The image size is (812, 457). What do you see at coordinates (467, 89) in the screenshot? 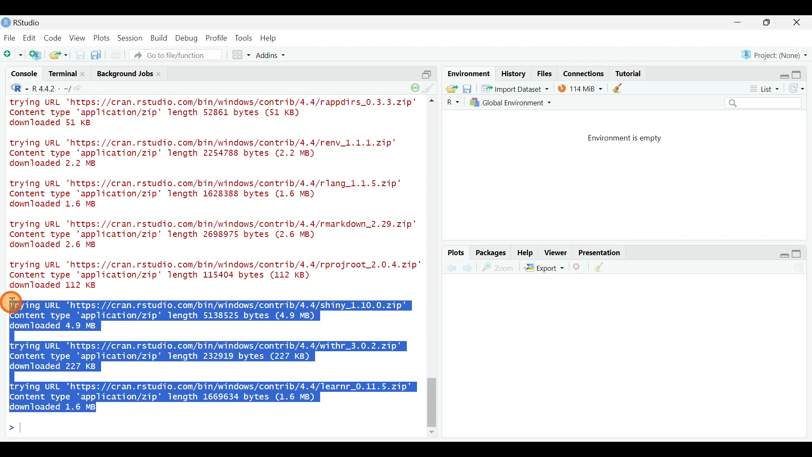
I see `save workspace as` at bounding box center [467, 89].